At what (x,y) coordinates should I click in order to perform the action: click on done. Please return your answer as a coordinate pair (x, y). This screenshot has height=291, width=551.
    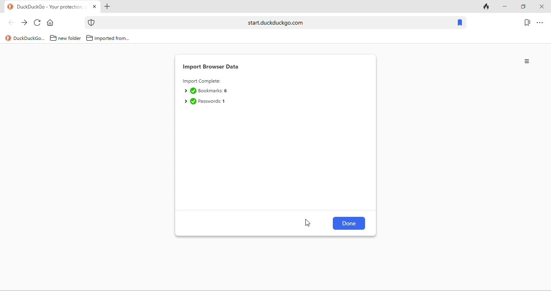
    Looking at the image, I should click on (193, 101).